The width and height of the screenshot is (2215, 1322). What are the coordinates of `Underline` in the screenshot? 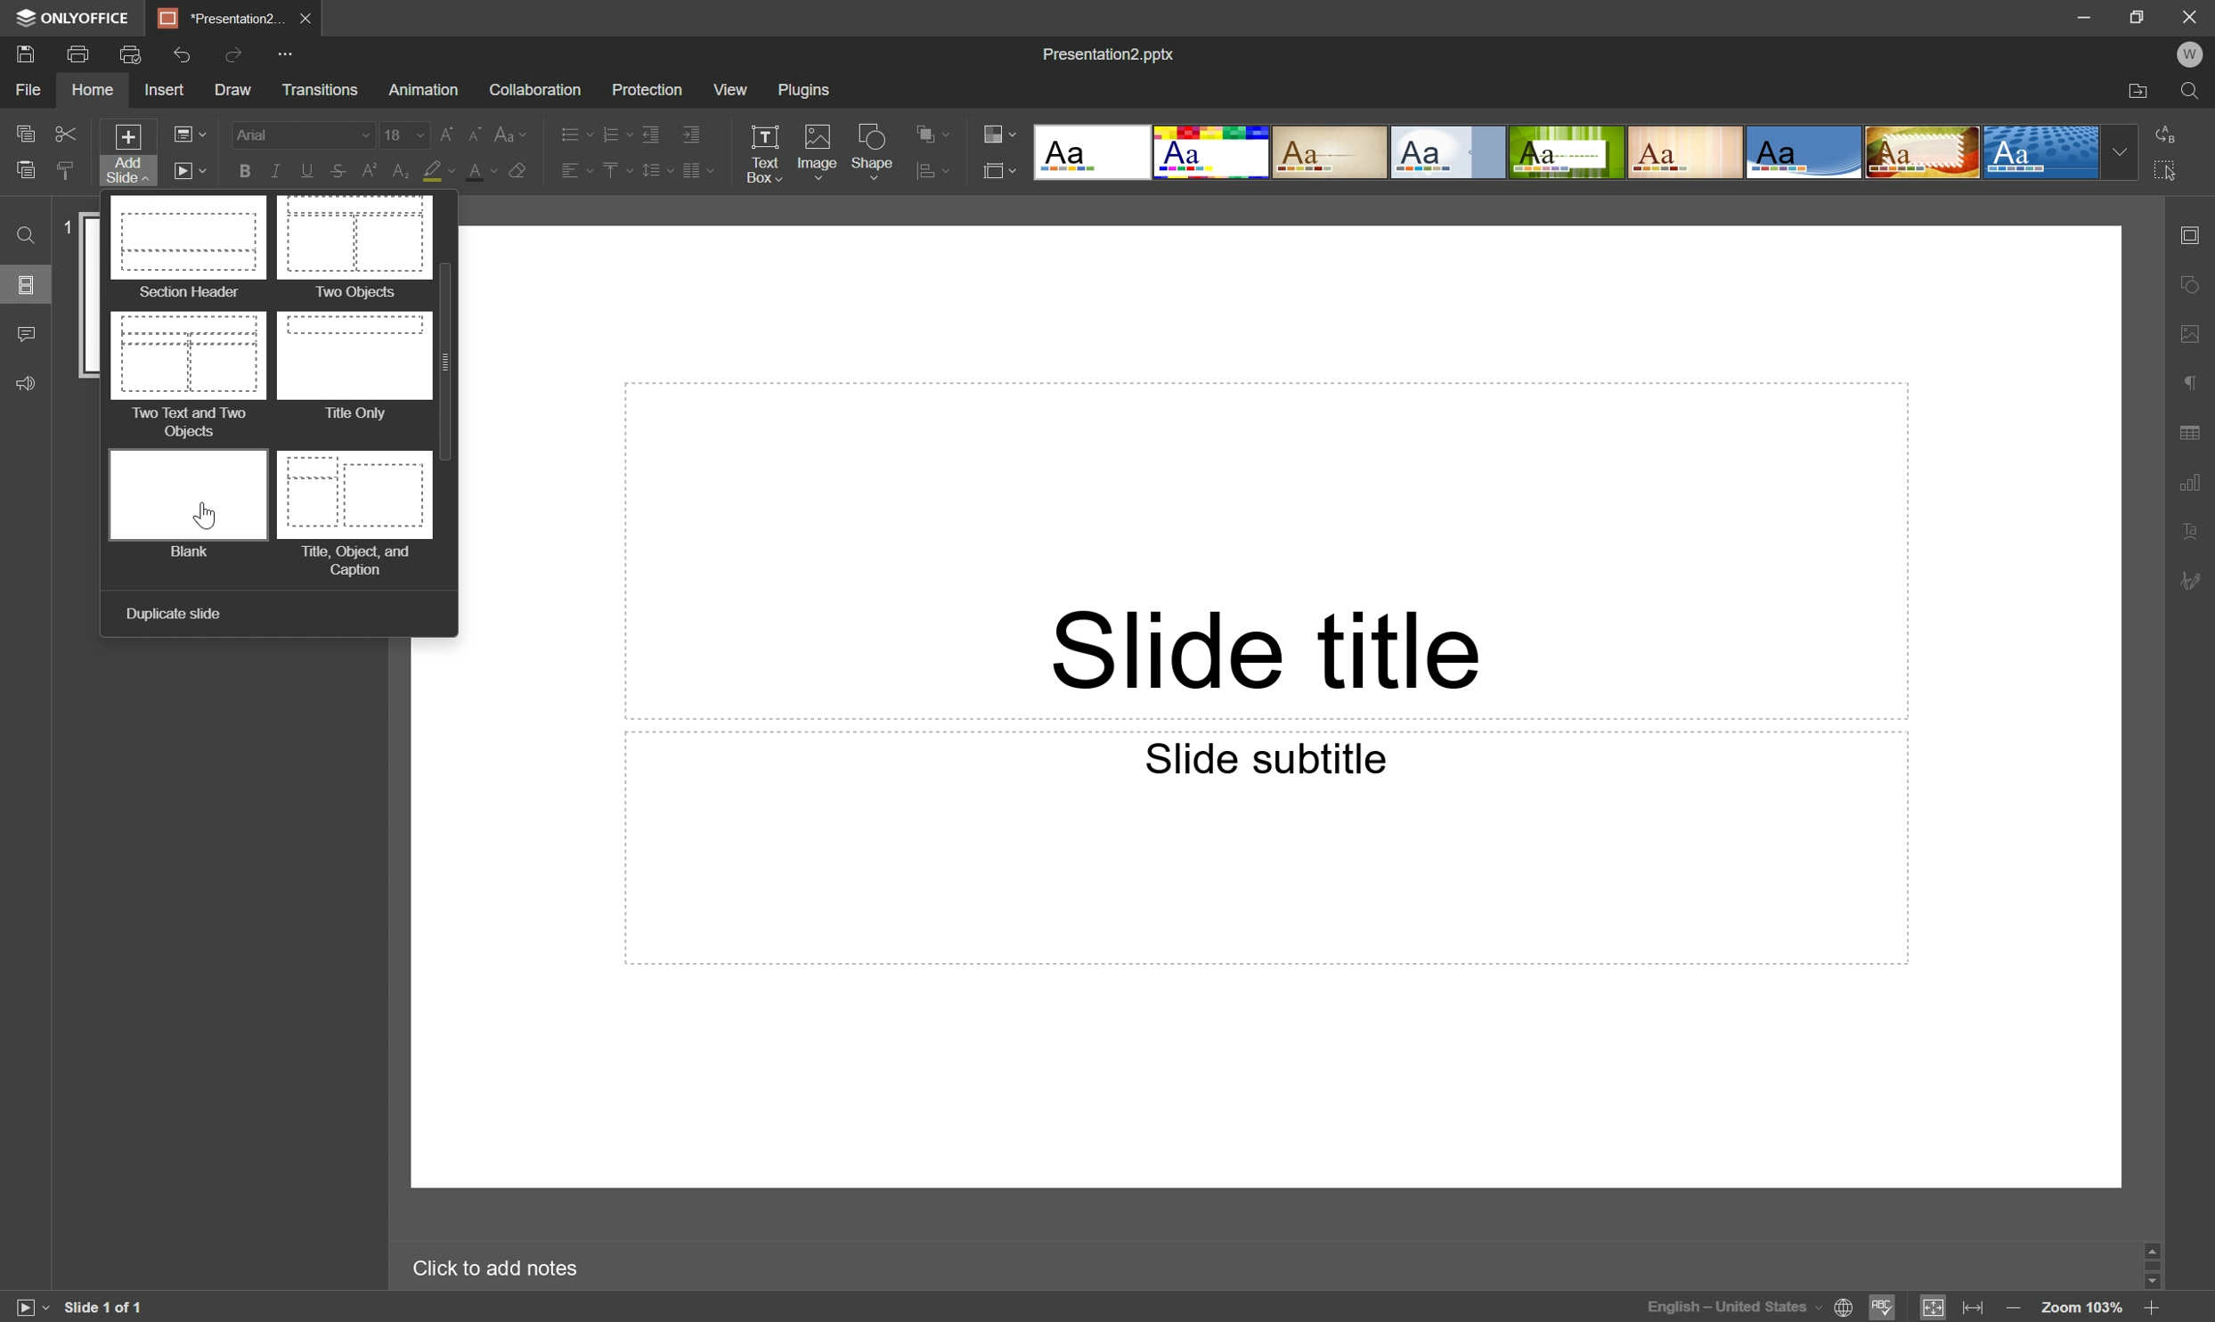 It's located at (304, 169).